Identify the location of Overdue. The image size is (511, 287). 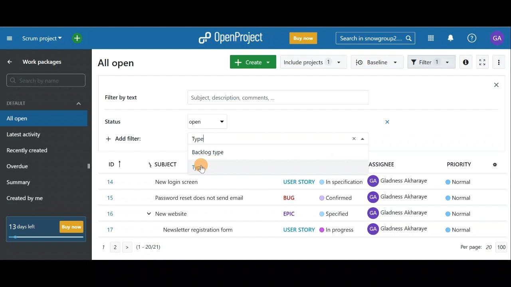
(18, 167).